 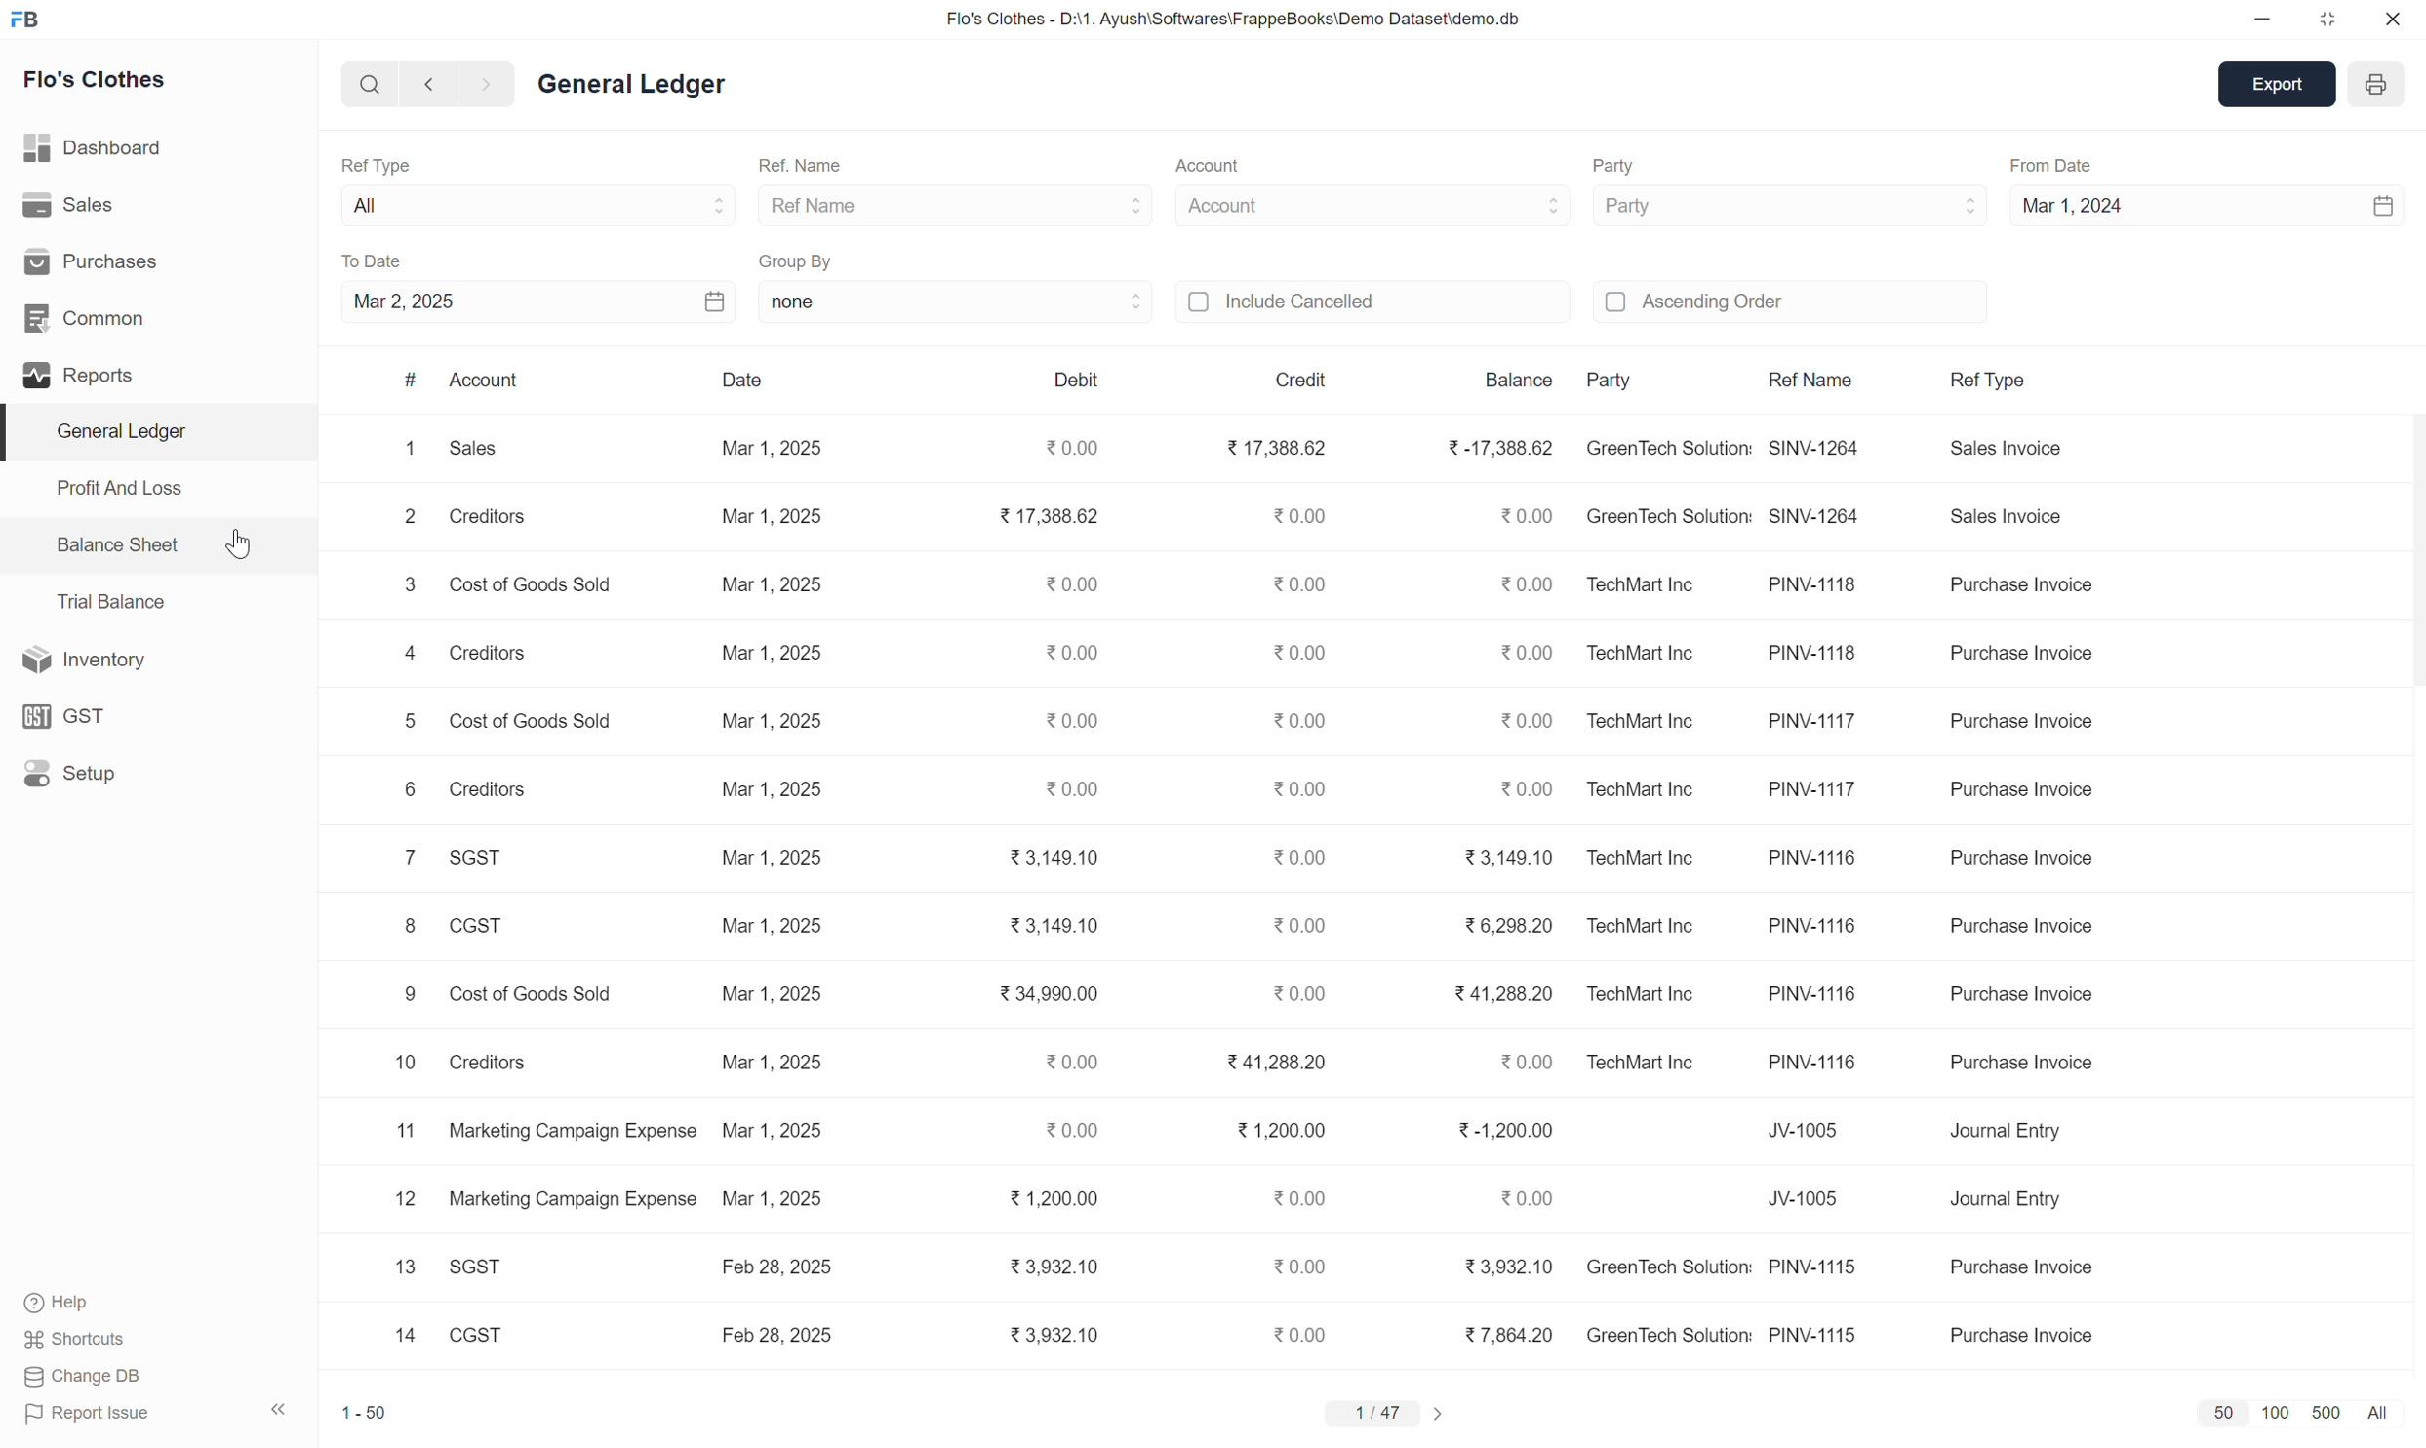 What do you see at coordinates (366, 85) in the screenshot?
I see `search` at bounding box center [366, 85].